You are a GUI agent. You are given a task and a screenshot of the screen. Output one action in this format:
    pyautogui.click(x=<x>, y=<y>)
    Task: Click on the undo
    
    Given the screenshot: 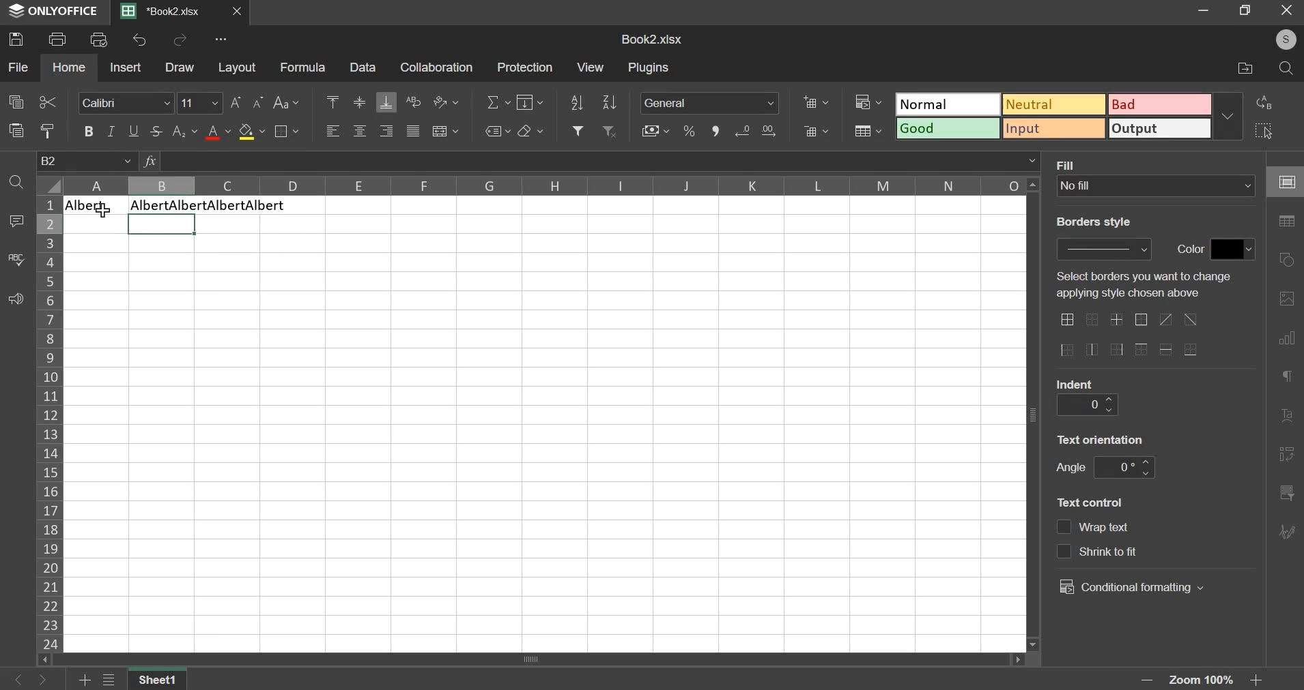 What is the action you would take?
    pyautogui.click(x=141, y=40)
    